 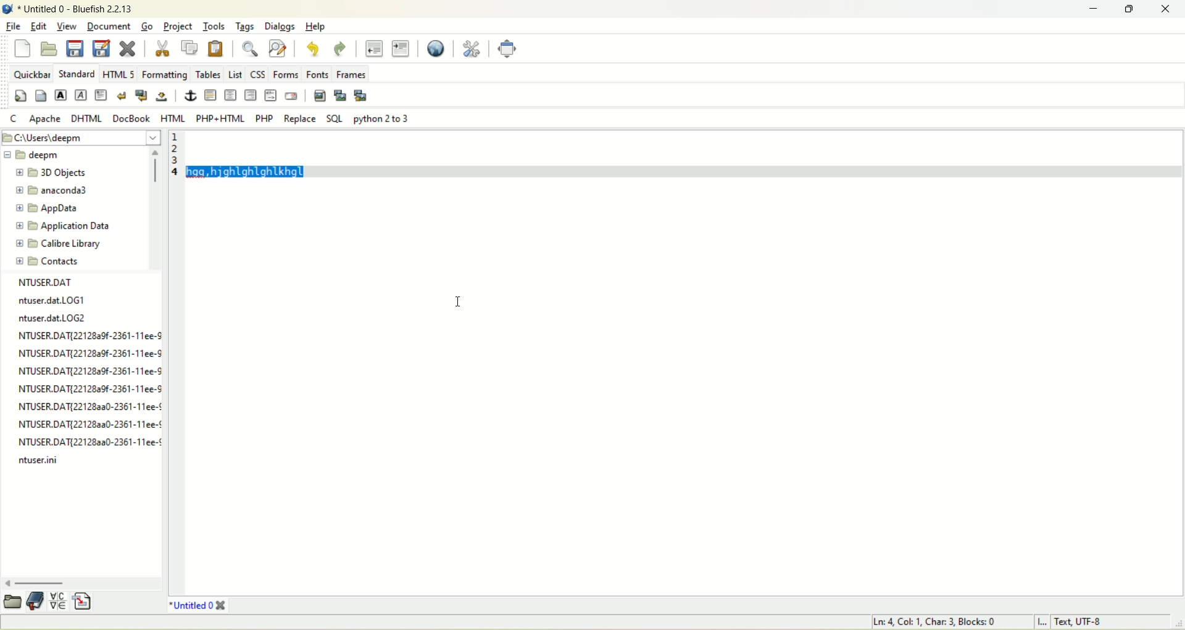 What do you see at coordinates (44, 284) in the screenshot?
I see `NTUSER.DAT` at bounding box center [44, 284].